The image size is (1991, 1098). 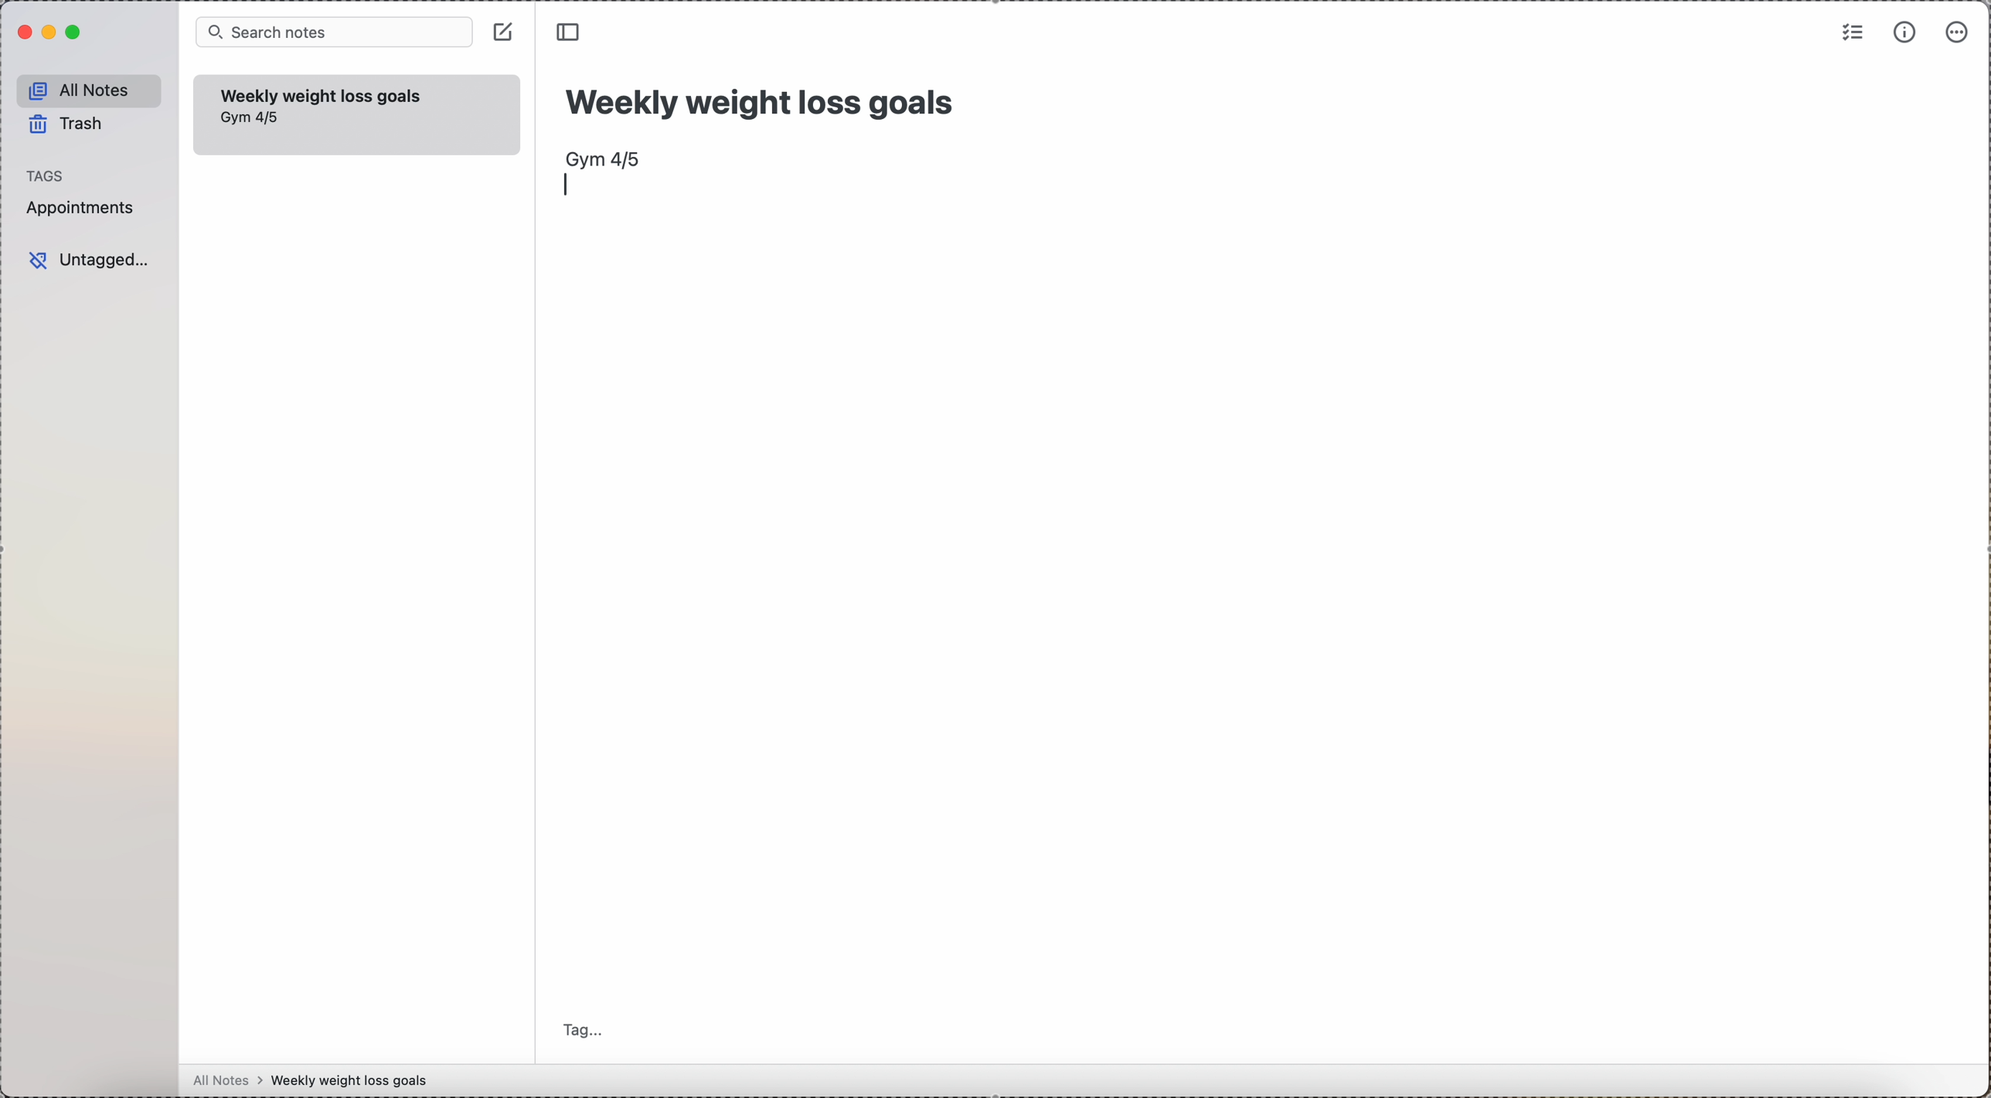 I want to click on create note, so click(x=504, y=32).